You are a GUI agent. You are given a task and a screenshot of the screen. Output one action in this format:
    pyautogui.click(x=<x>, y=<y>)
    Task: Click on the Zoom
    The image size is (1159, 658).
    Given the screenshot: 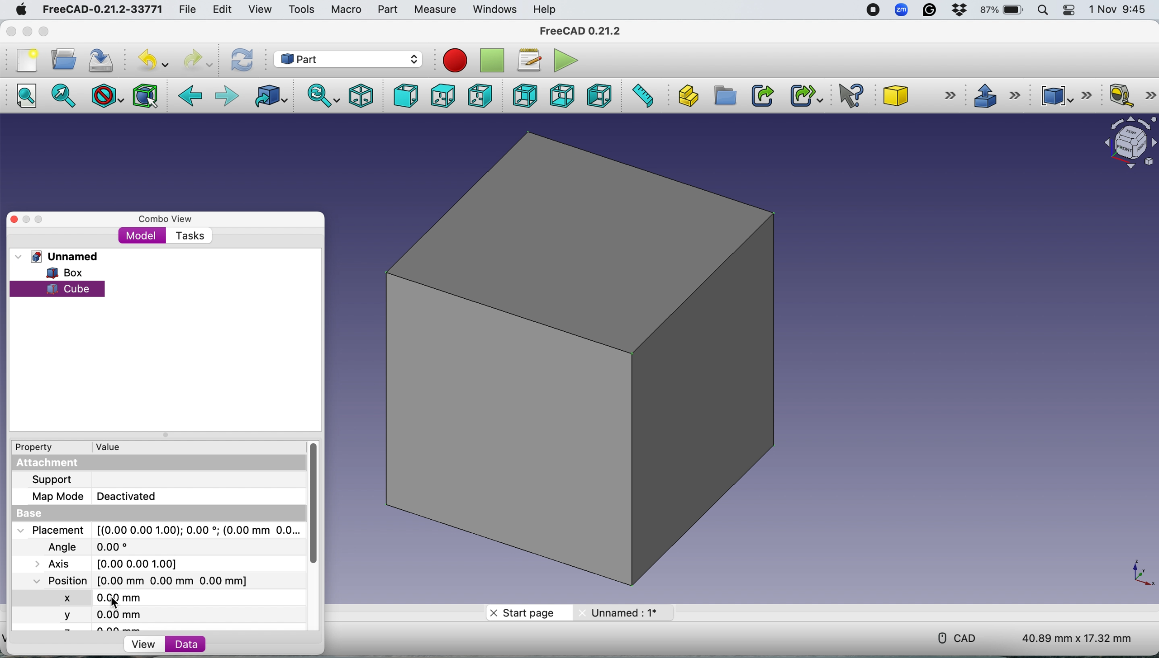 What is the action you would take?
    pyautogui.click(x=902, y=11)
    